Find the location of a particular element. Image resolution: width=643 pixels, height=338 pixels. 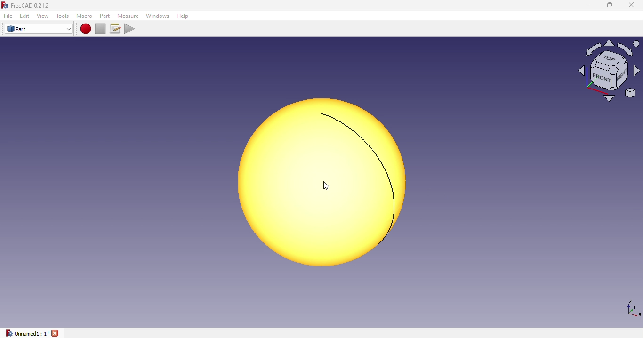

Minimize is located at coordinates (587, 5).